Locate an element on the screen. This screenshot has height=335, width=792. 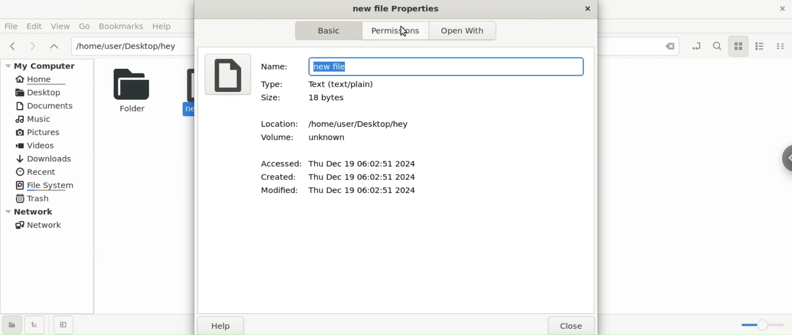
Open With is located at coordinates (468, 32).